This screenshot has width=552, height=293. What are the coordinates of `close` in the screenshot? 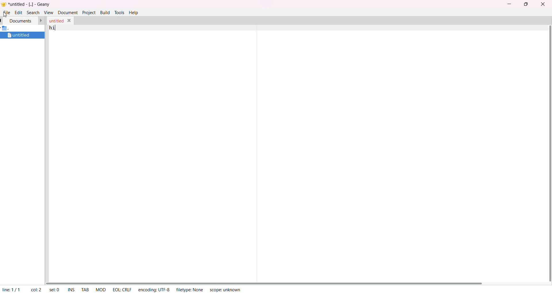 It's located at (70, 20).